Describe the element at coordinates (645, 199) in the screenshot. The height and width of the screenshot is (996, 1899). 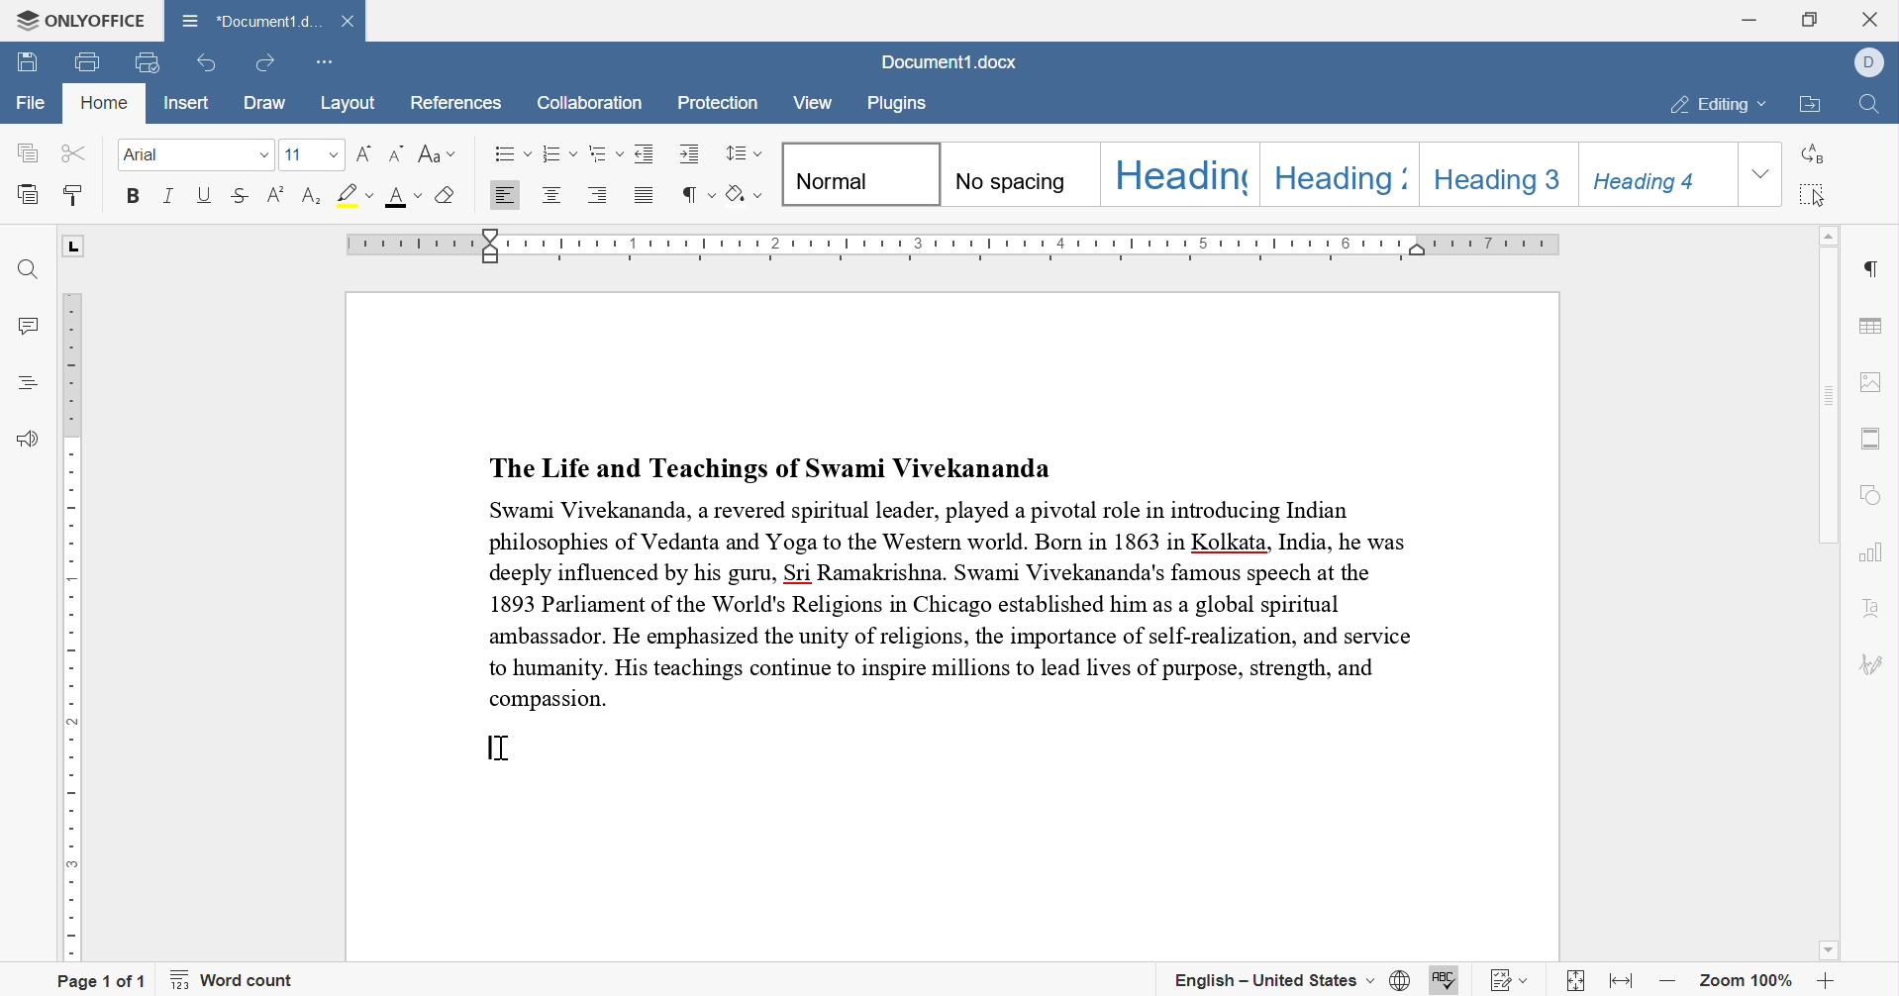
I see `justified` at that location.